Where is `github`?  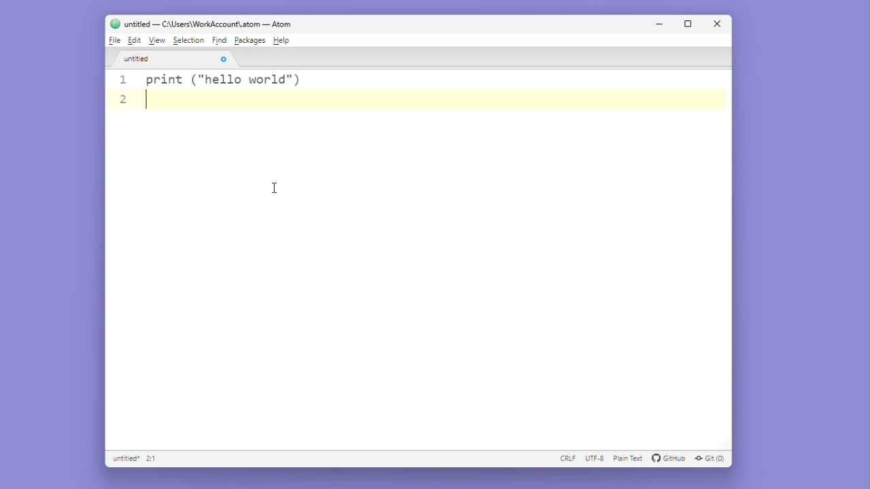
github is located at coordinates (669, 459).